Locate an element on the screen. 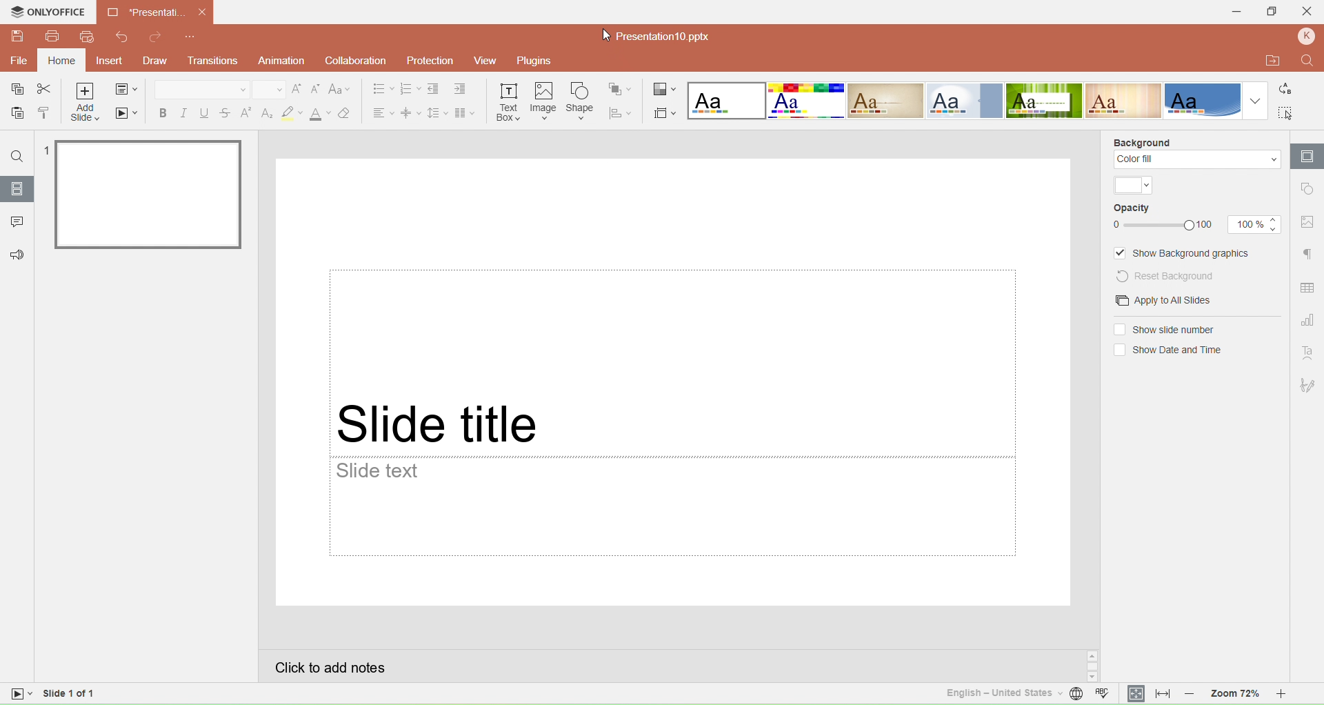 This screenshot has width=1324, height=705. Insert columns is located at coordinates (468, 112).